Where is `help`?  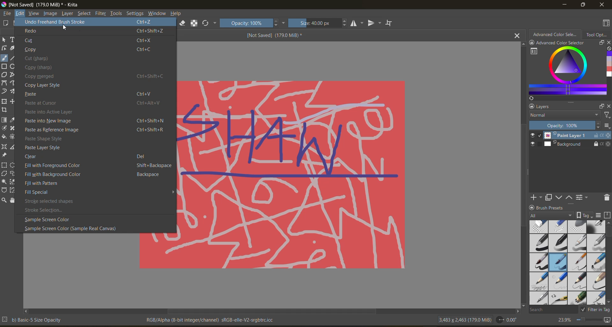
help is located at coordinates (178, 13).